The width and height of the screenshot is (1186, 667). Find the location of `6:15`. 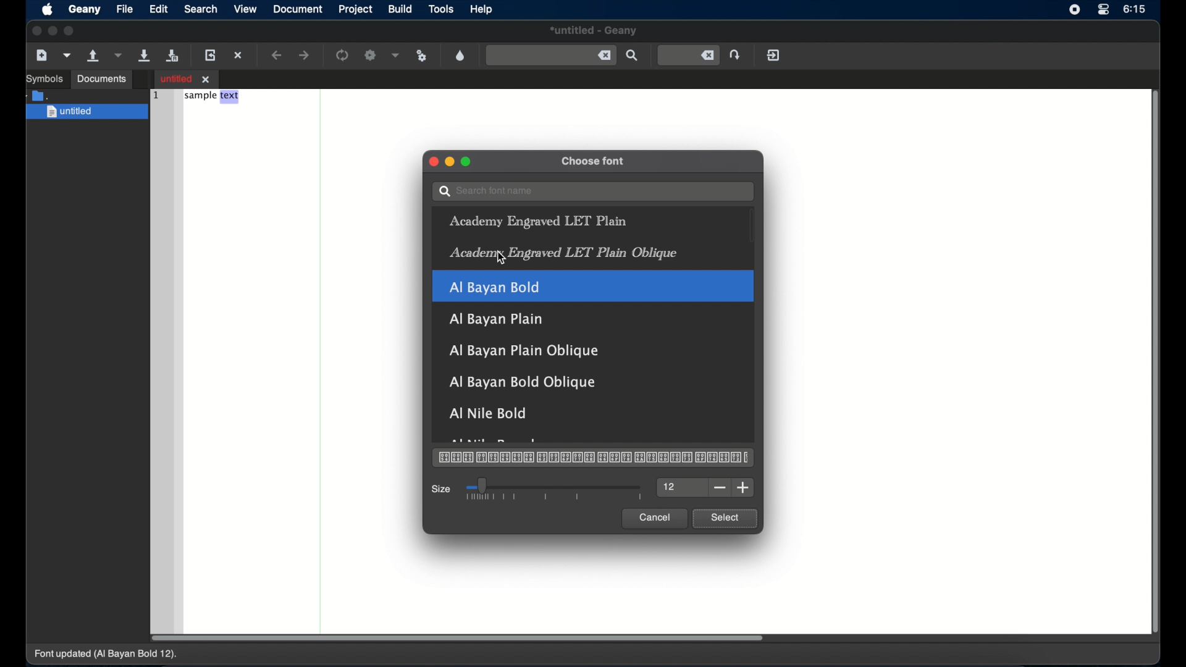

6:15 is located at coordinates (1135, 9).